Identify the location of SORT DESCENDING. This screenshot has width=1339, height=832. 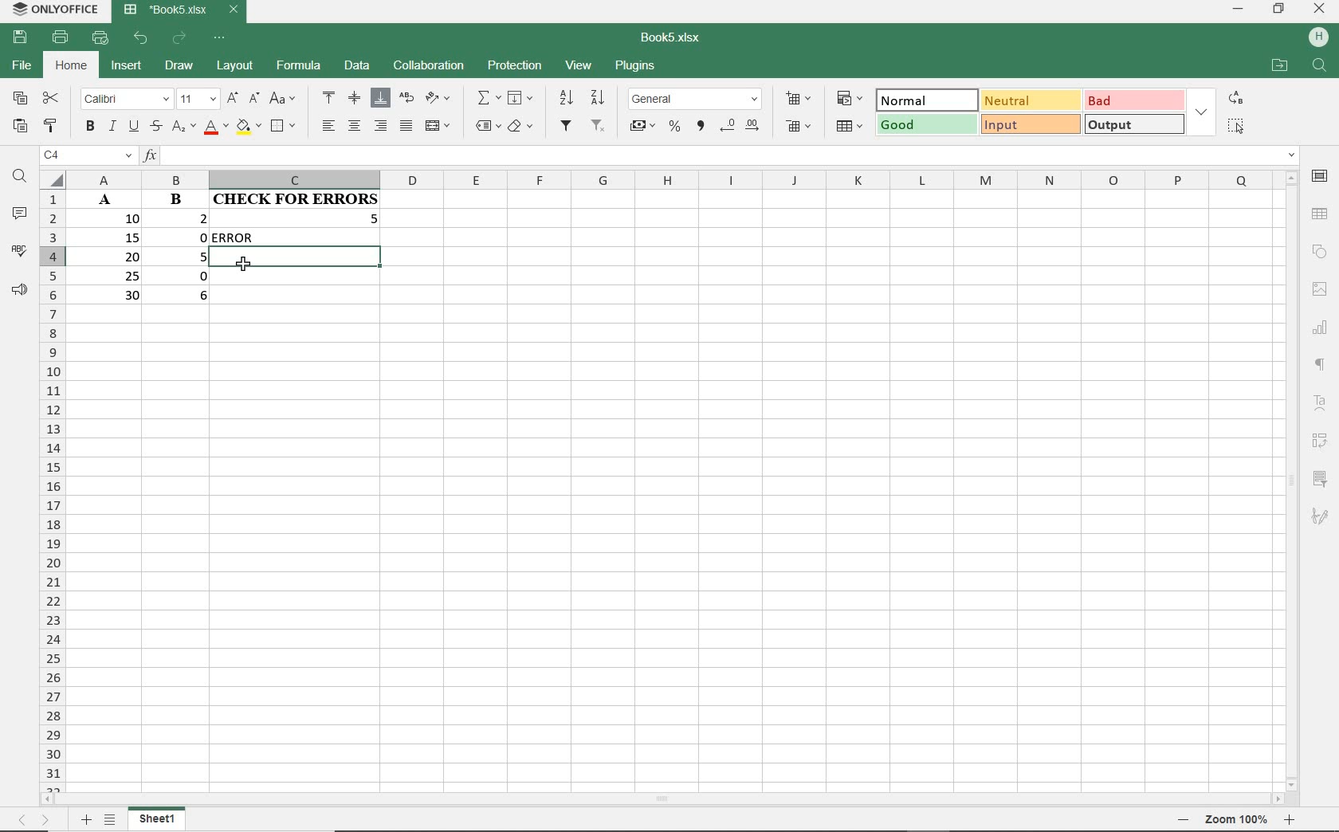
(565, 98).